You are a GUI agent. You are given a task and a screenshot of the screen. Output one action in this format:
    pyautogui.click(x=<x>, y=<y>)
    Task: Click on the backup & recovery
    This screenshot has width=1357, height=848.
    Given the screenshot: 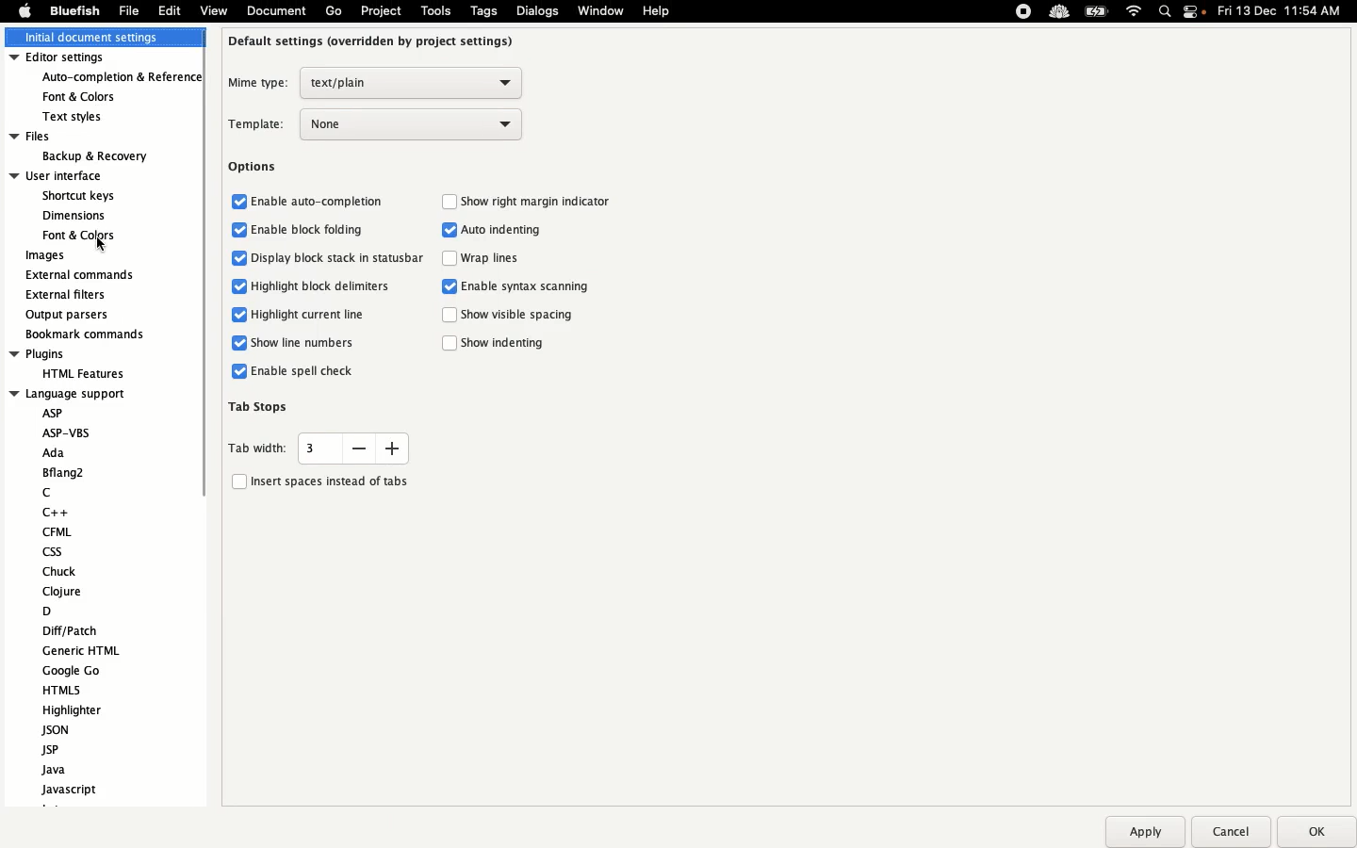 What is the action you would take?
    pyautogui.click(x=92, y=156)
    